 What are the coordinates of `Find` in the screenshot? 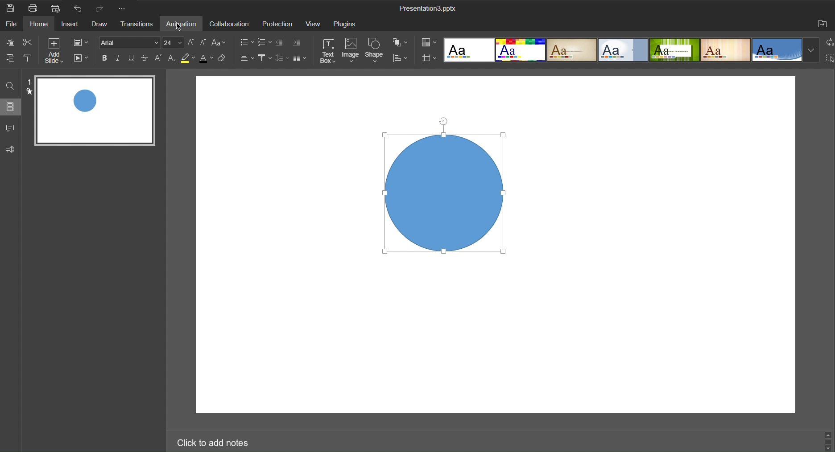 It's located at (11, 85).